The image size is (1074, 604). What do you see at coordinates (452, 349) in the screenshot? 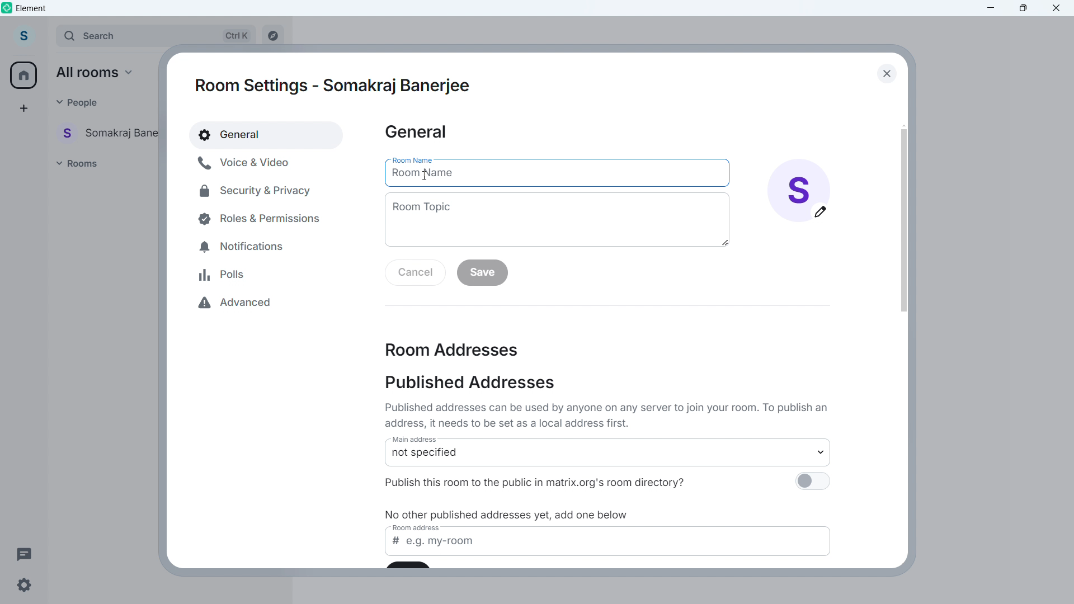
I see `Room address ` at bounding box center [452, 349].